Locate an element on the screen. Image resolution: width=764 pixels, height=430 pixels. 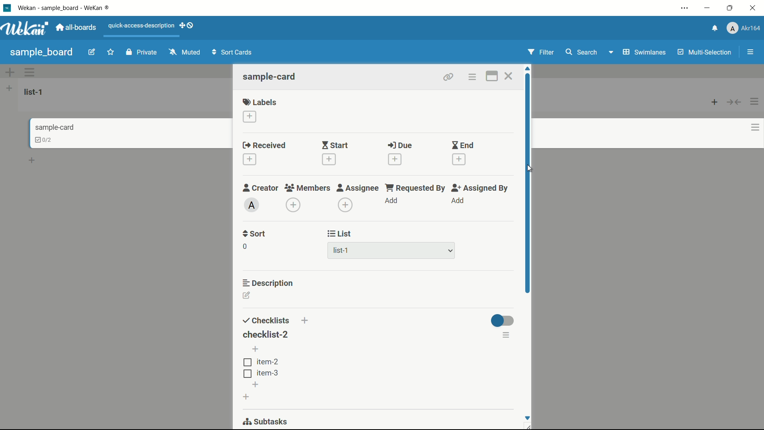
card name is located at coordinates (54, 127).